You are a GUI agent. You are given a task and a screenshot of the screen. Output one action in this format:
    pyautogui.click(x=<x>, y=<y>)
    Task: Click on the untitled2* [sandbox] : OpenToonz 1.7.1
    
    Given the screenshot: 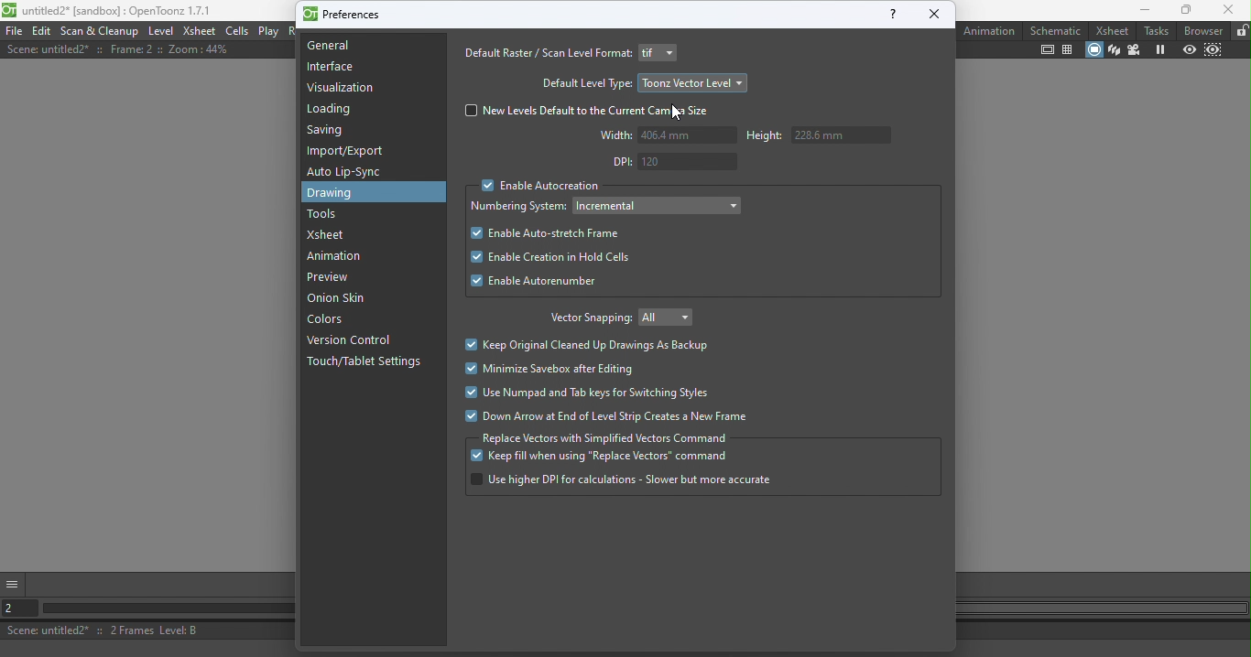 What is the action you would take?
    pyautogui.click(x=108, y=10)
    